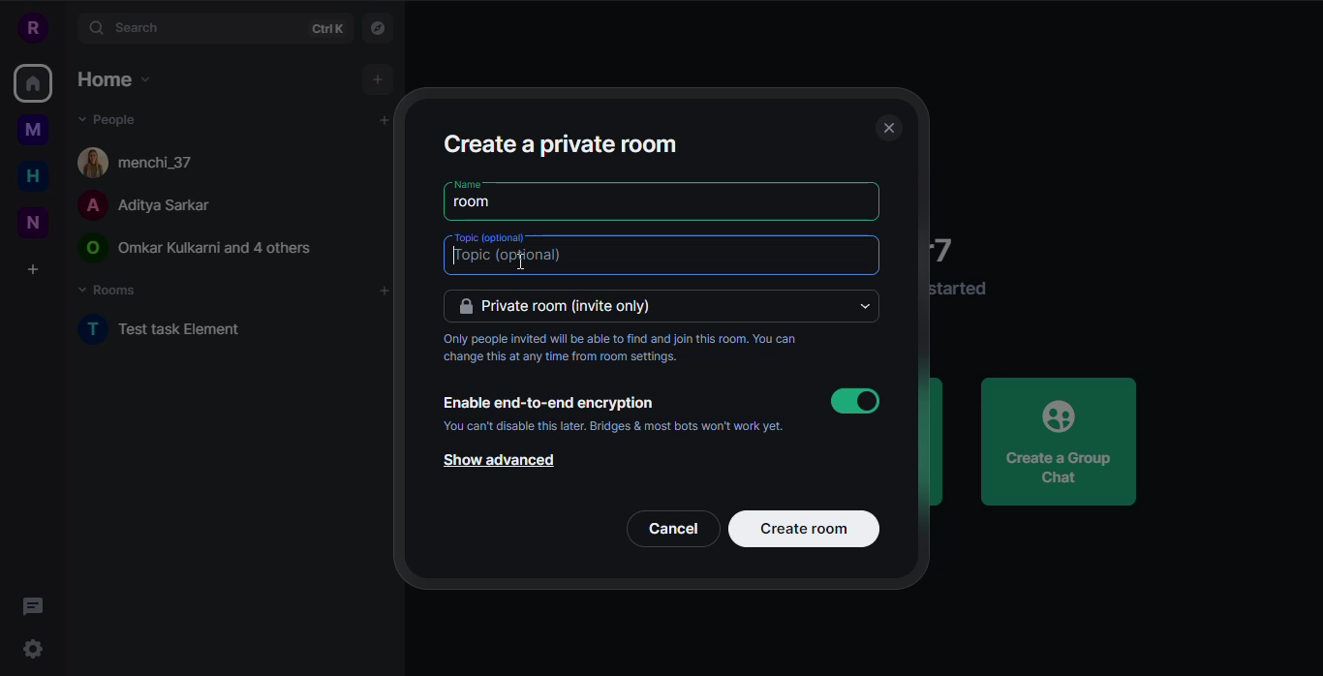 This screenshot has height=676, width=1323. I want to click on info, so click(962, 289).